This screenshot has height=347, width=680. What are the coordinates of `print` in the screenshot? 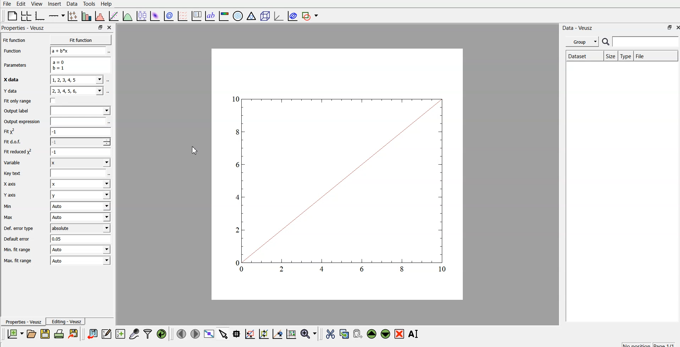 It's located at (59, 334).